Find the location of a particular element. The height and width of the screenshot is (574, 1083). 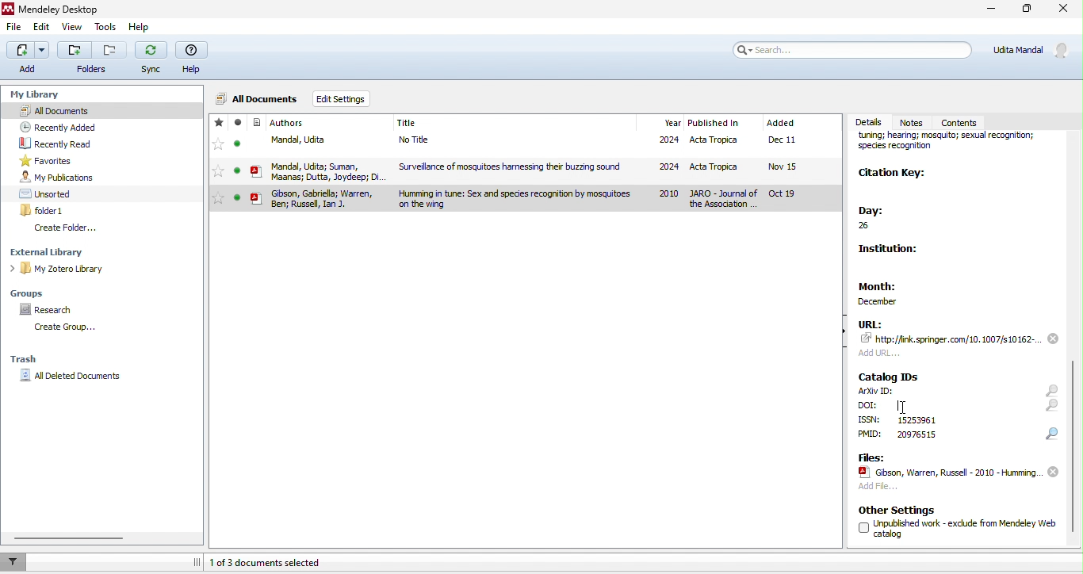

files is located at coordinates (871, 457).